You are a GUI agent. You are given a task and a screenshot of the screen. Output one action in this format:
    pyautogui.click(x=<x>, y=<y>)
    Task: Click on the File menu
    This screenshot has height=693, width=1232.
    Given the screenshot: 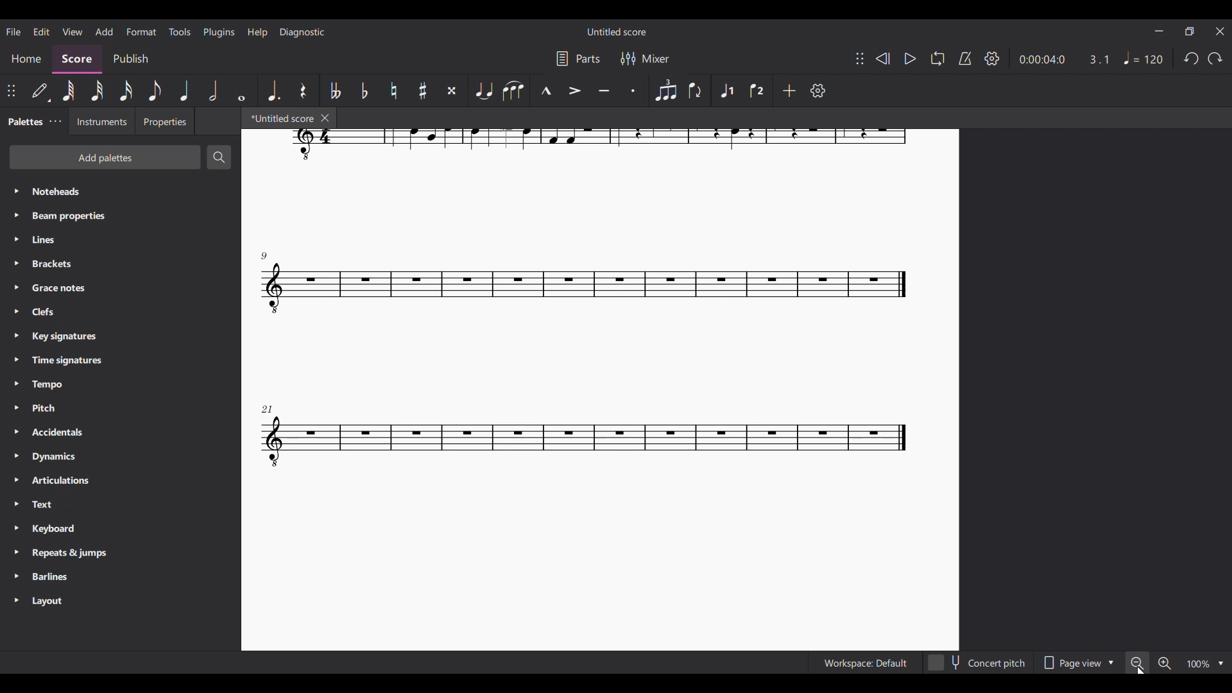 What is the action you would take?
    pyautogui.click(x=14, y=32)
    